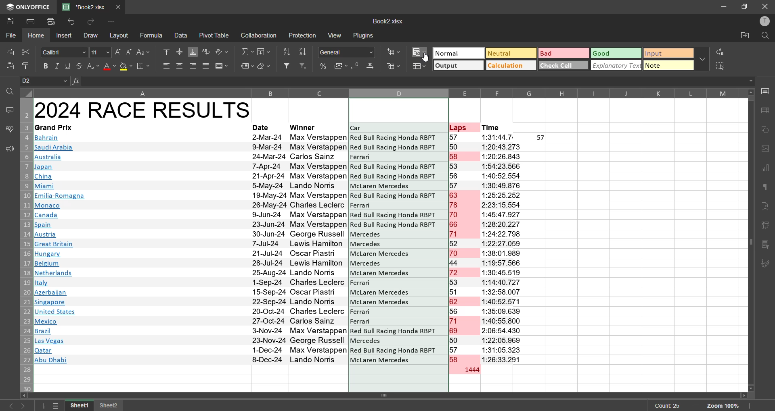  I want to click on fx, so click(77, 81).